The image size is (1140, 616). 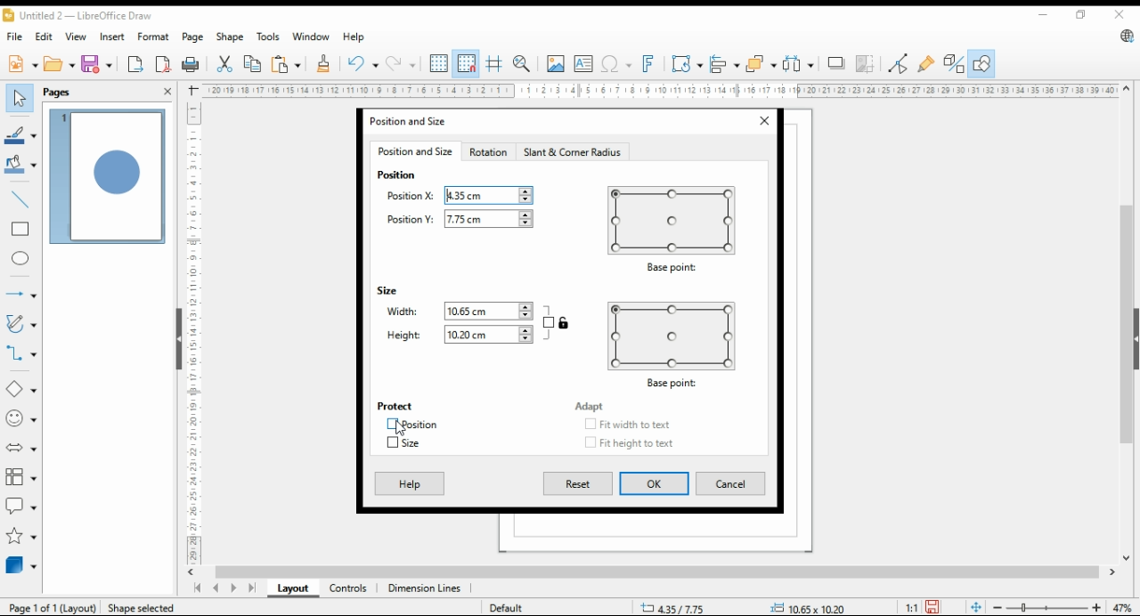 I want to click on paste, so click(x=286, y=65).